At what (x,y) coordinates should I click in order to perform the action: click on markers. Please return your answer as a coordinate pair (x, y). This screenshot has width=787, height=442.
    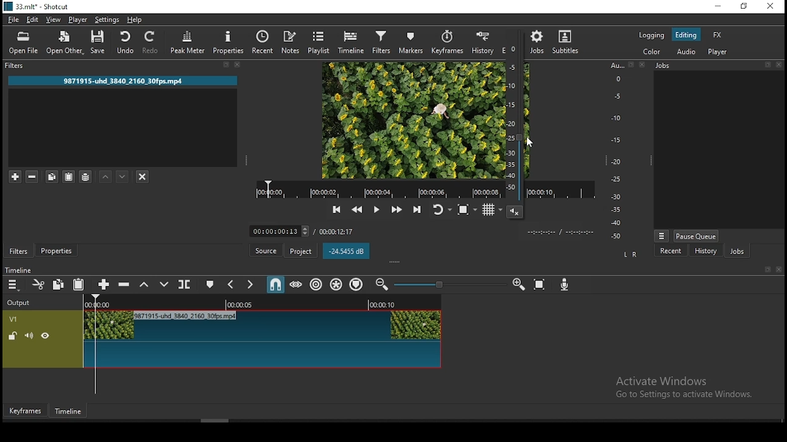
    Looking at the image, I should click on (410, 42).